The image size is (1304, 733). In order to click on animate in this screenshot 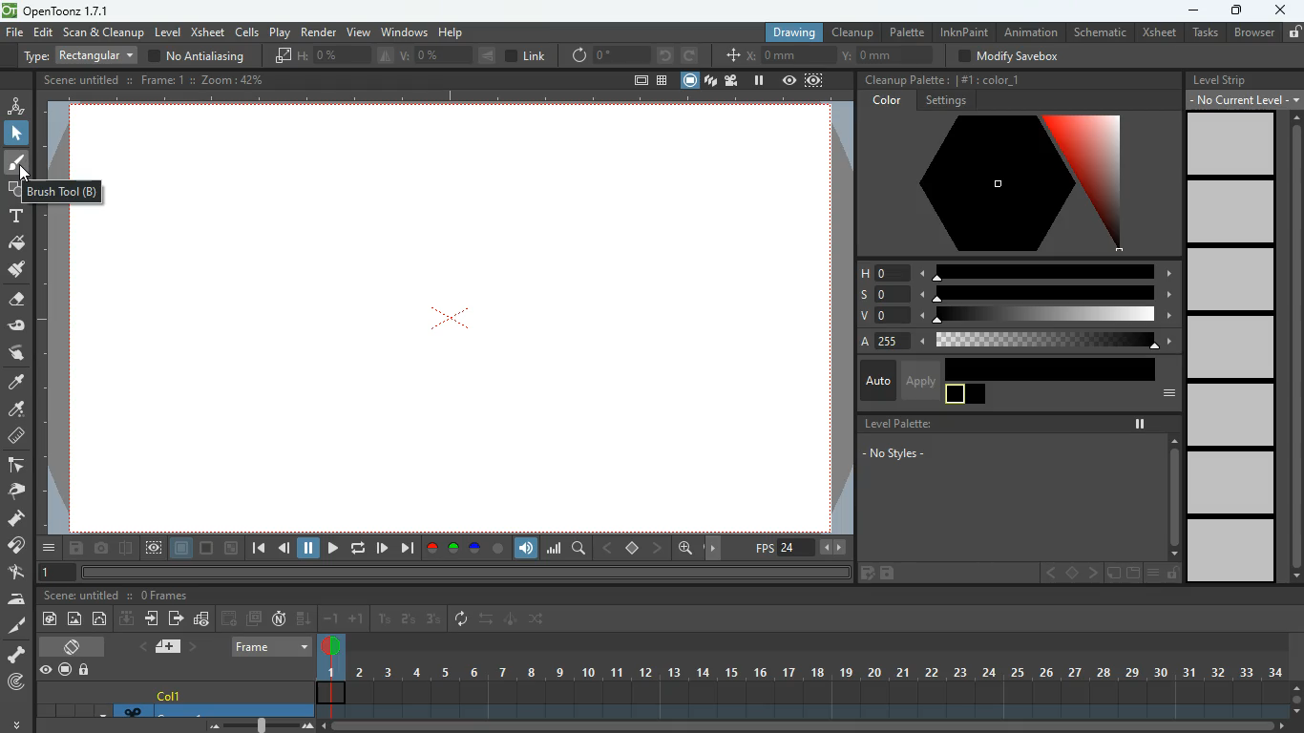, I will do `click(16, 105)`.